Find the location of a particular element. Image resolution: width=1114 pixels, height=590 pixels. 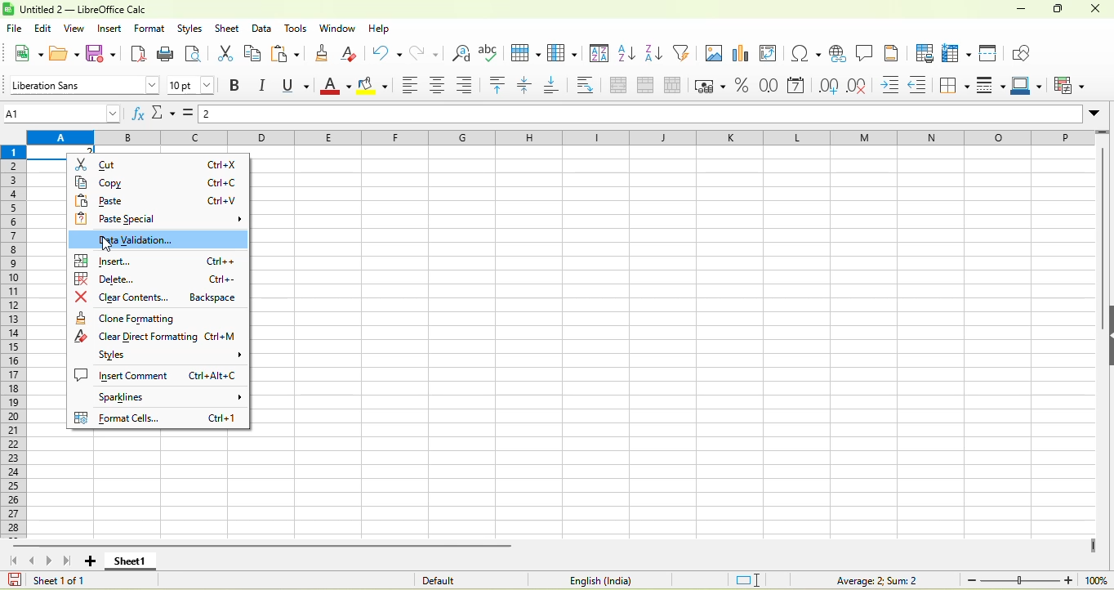

format as date is located at coordinates (797, 87).